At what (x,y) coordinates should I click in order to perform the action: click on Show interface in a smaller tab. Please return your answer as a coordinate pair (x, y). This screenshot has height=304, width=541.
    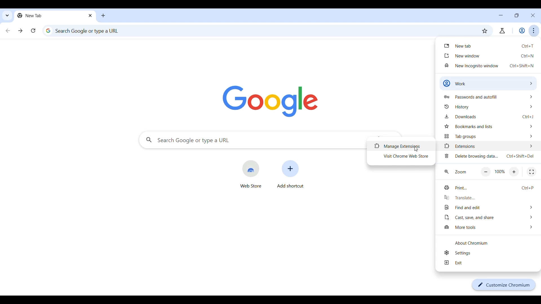
    Looking at the image, I should click on (516, 15).